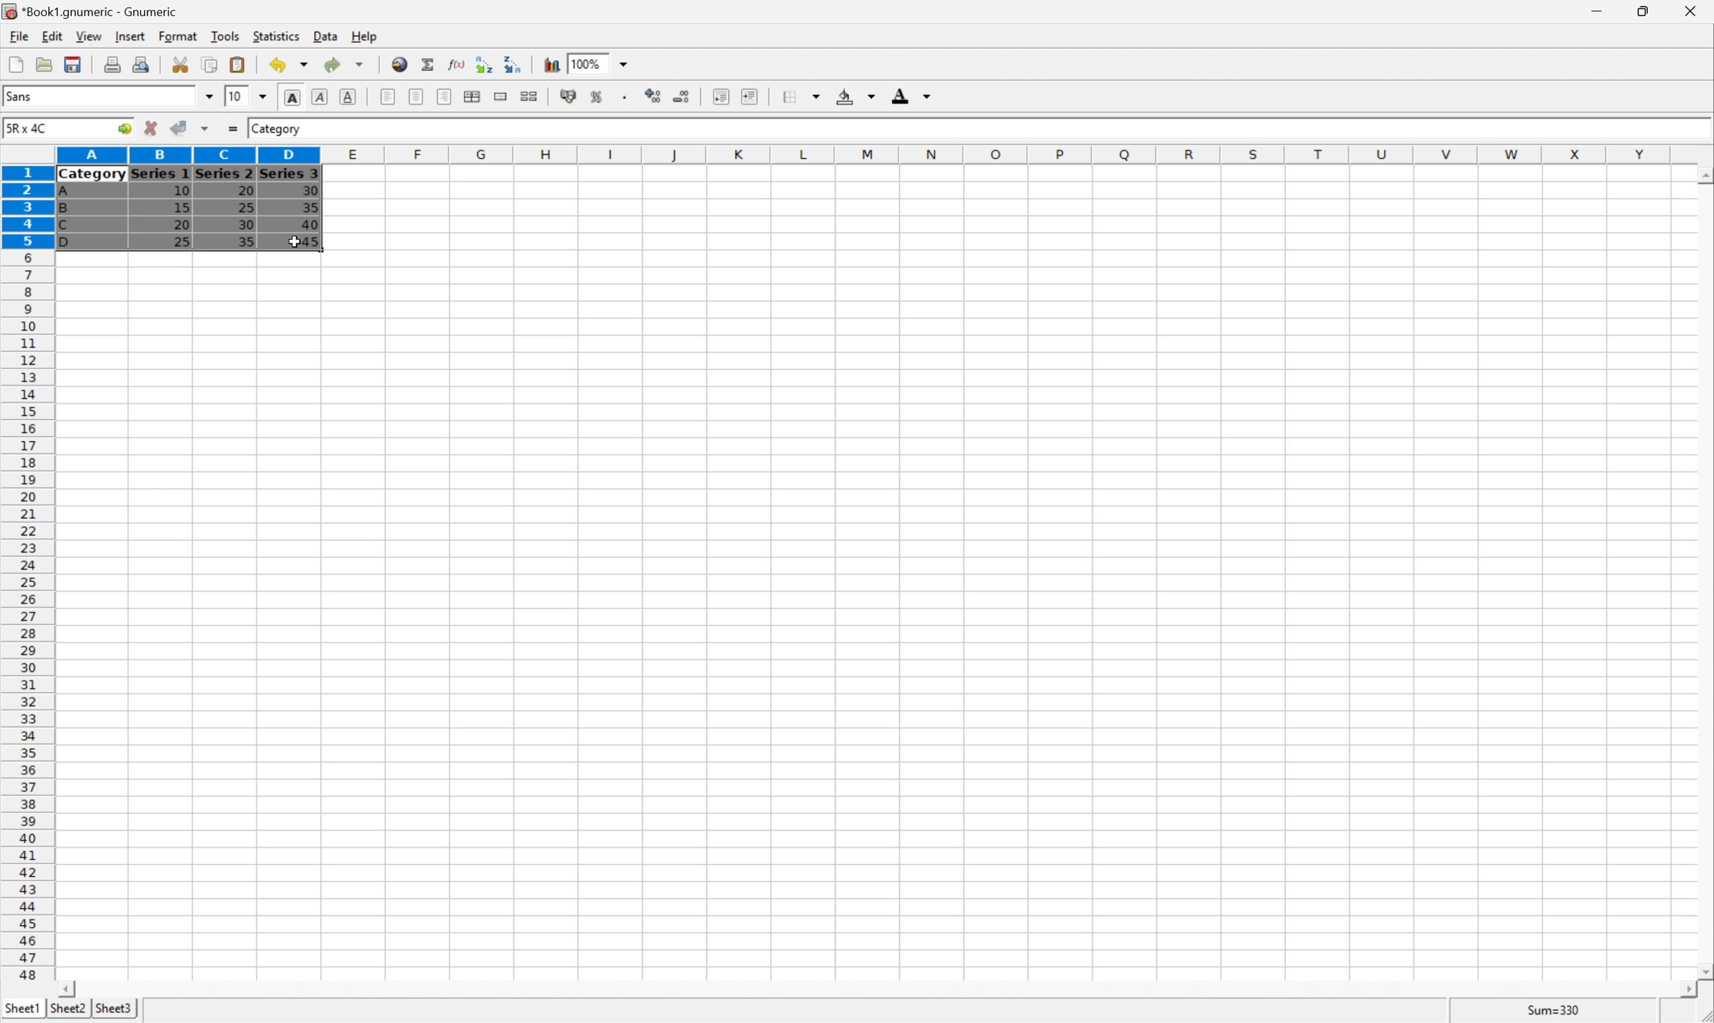 The image size is (1714, 1023). What do you see at coordinates (92, 11) in the screenshot?
I see `*Book1.gnumeric - Gnumeric` at bounding box center [92, 11].